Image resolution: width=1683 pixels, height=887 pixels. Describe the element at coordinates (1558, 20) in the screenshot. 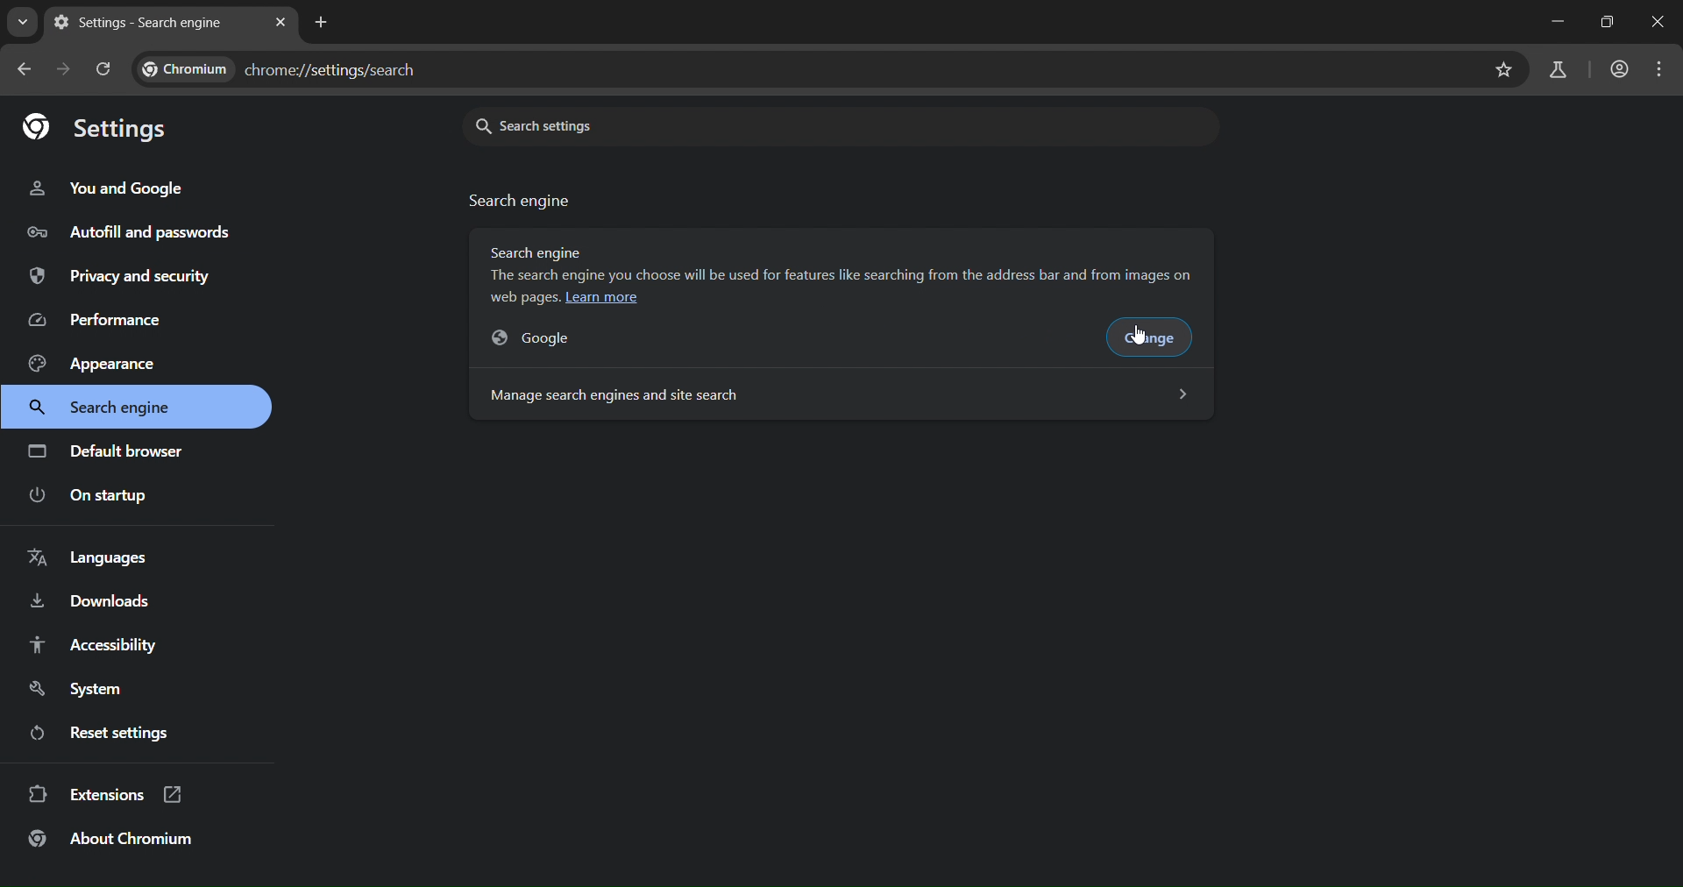

I see `minimize` at that location.